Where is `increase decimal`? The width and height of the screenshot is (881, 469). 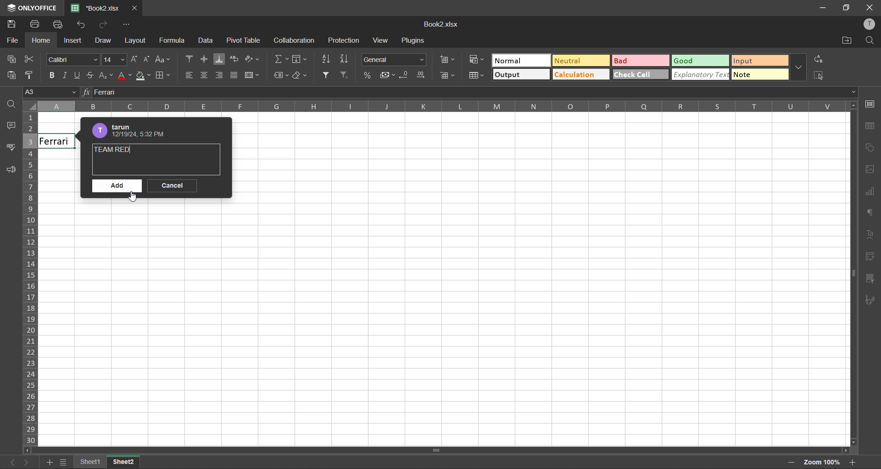 increase decimal is located at coordinates (424, 76).